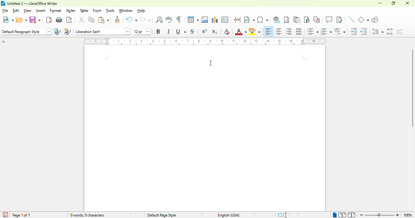 This screenshot has height=218, width=415. Describe the element at coordinates (237, 19) in the screenshot. I see `insert page break` at that location.